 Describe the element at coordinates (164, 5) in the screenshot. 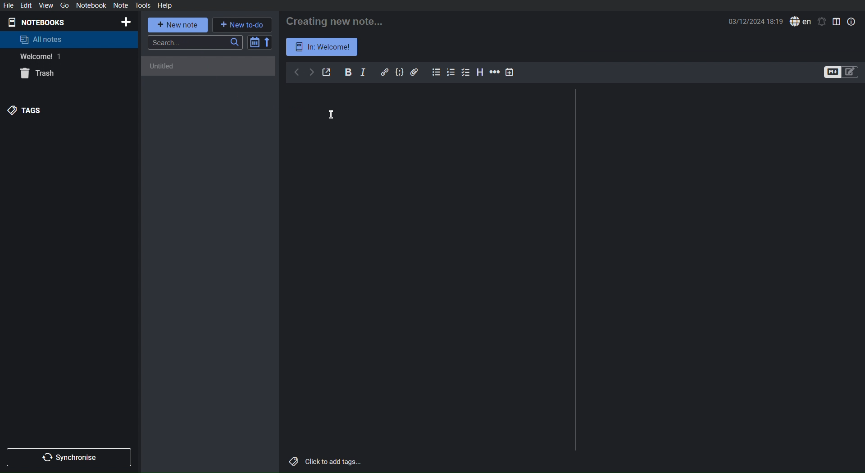

I see `Help` at that location.